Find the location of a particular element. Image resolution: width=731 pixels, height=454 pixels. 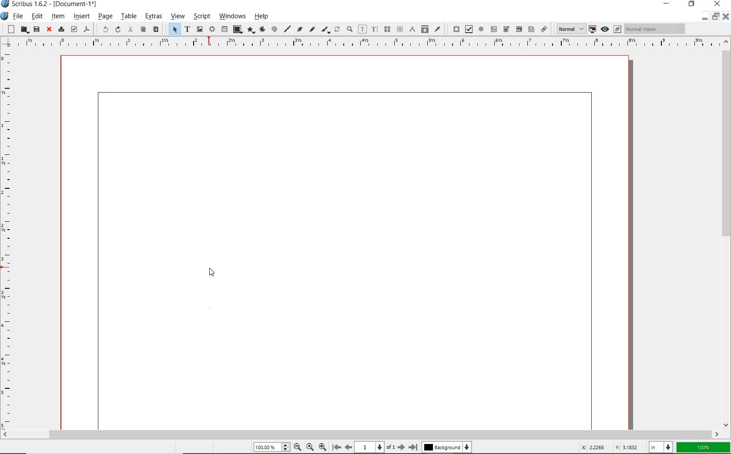

copy is located at coordinates (143, 30).